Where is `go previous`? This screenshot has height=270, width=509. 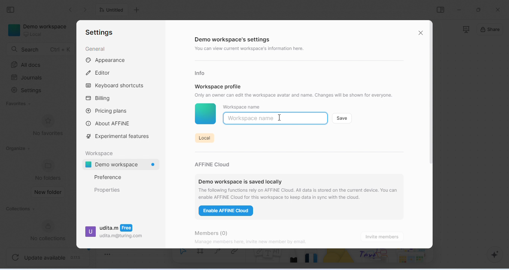 go previous is located at coordinates (86, 10).